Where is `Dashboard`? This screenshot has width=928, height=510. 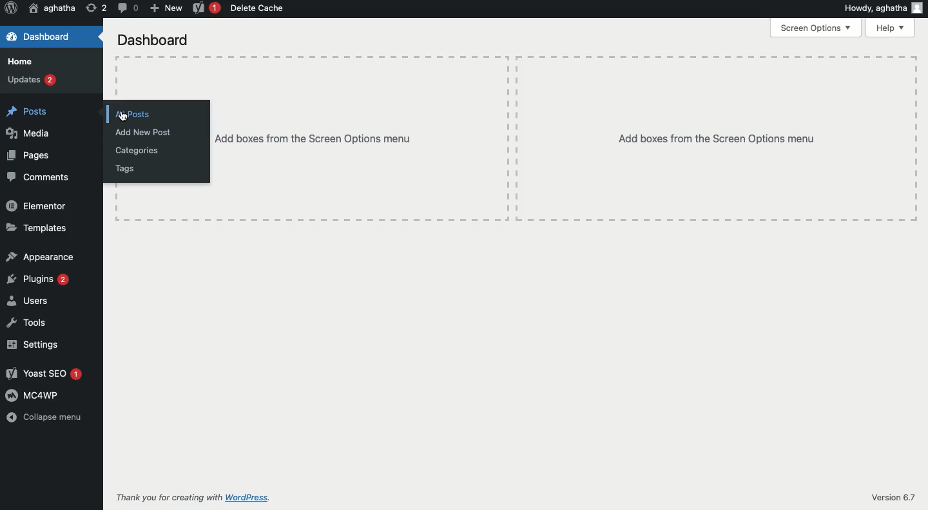 Dashboard is located at coordinates (154, 39).